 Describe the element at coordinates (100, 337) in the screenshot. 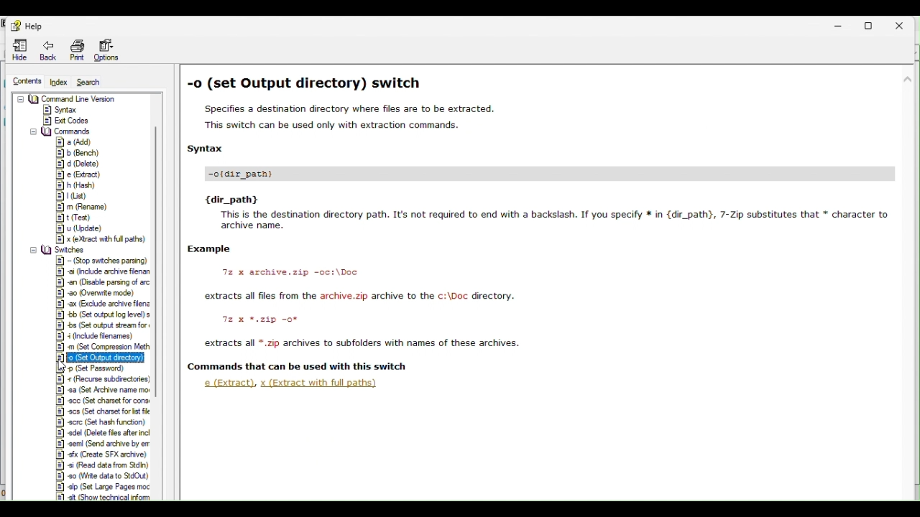

I see `Include filenames` at that location.